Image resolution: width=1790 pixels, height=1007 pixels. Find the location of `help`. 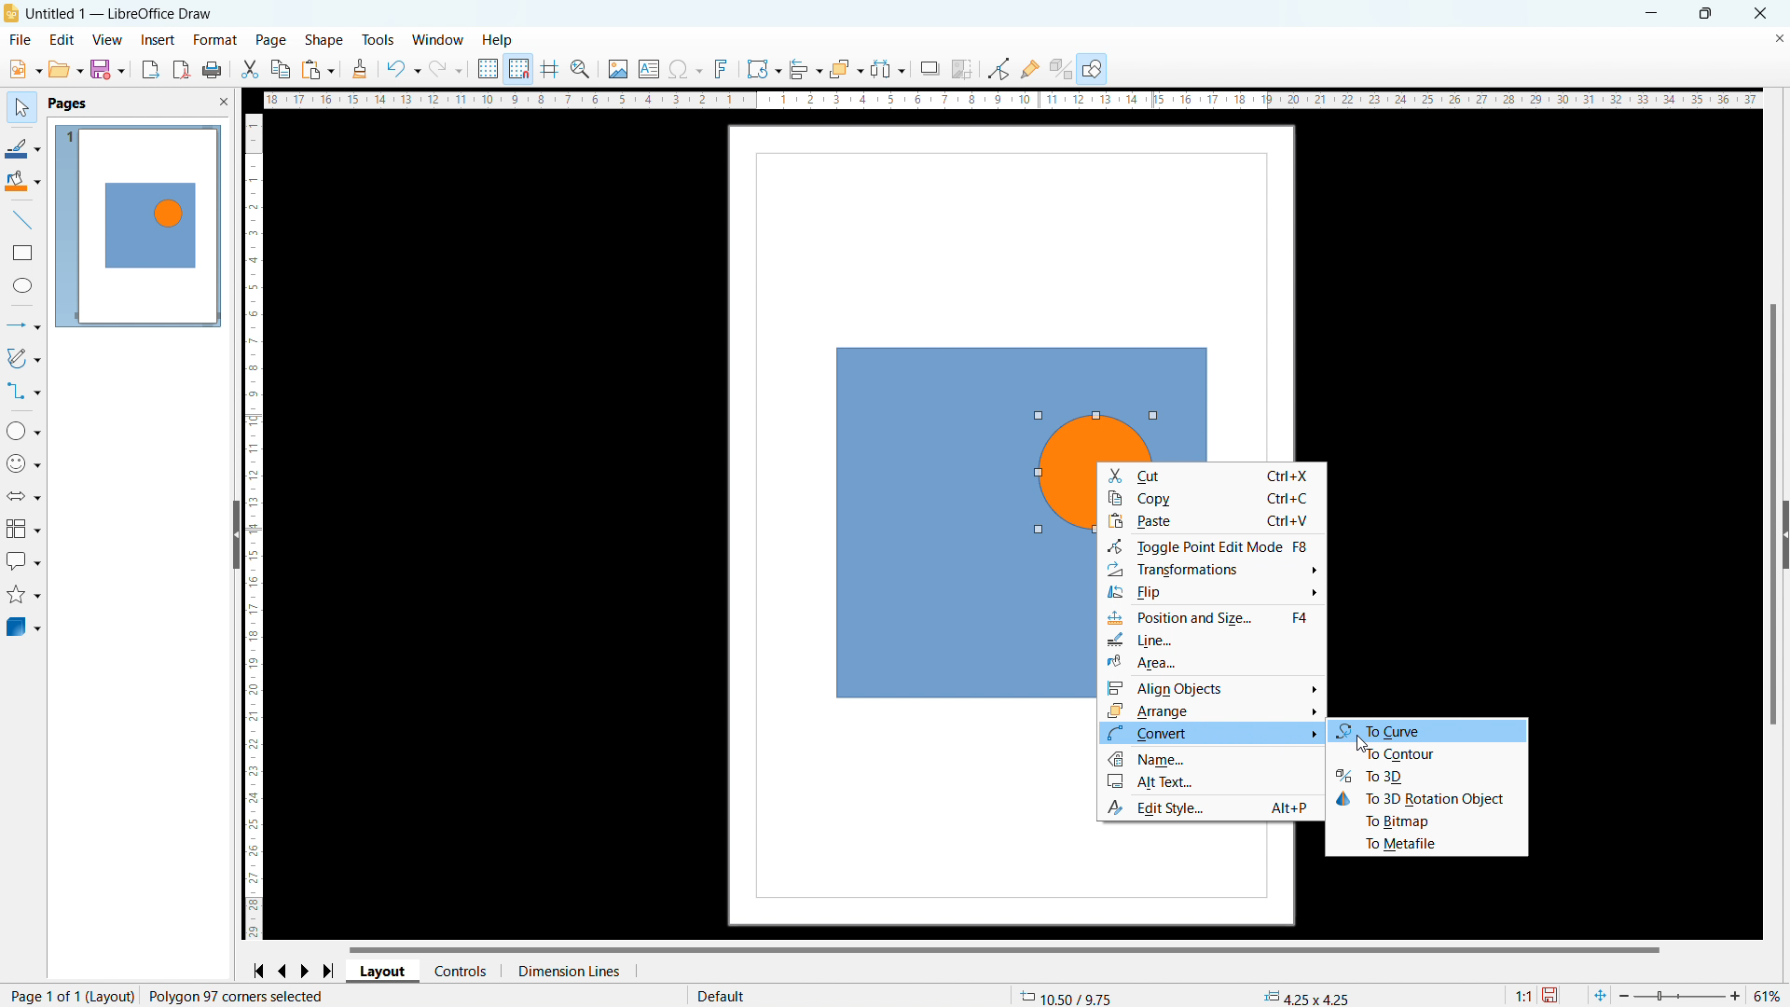

help is located at coordinates (497, 39).